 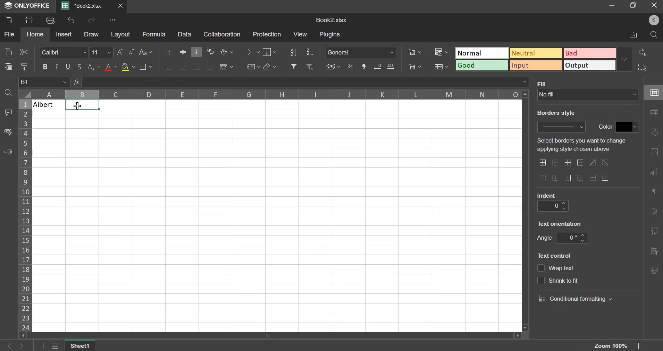 What do you see at coordinates (628, 127) in the screenshot?
I see `color` at bounding box center [628, 127].